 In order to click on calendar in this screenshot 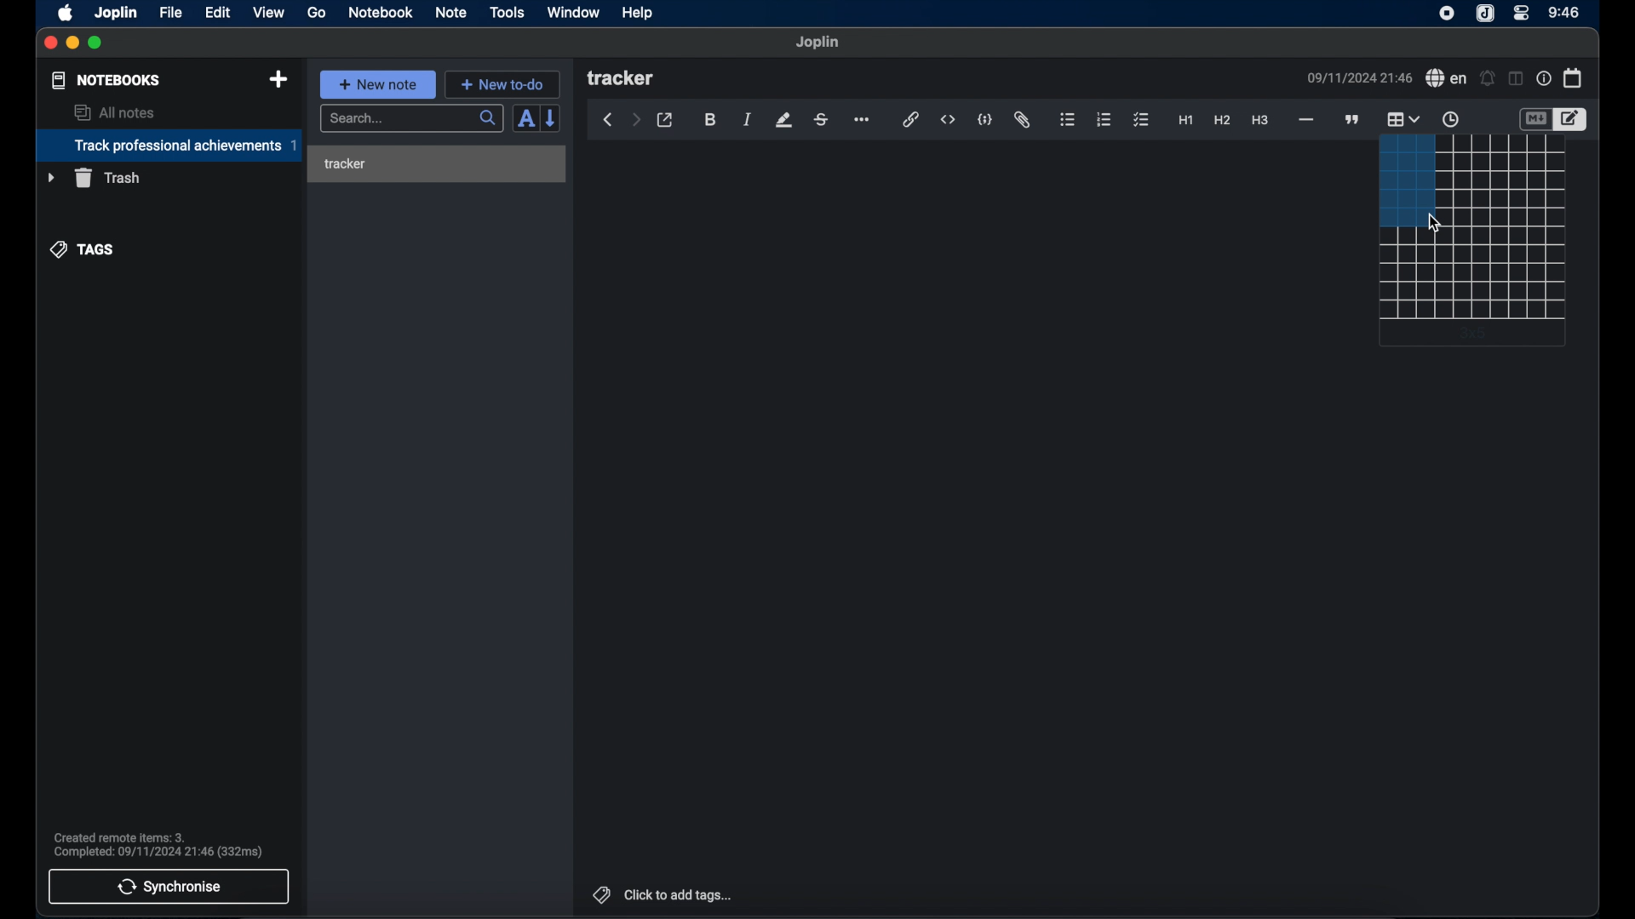, I will do `click(1573, 77)`.